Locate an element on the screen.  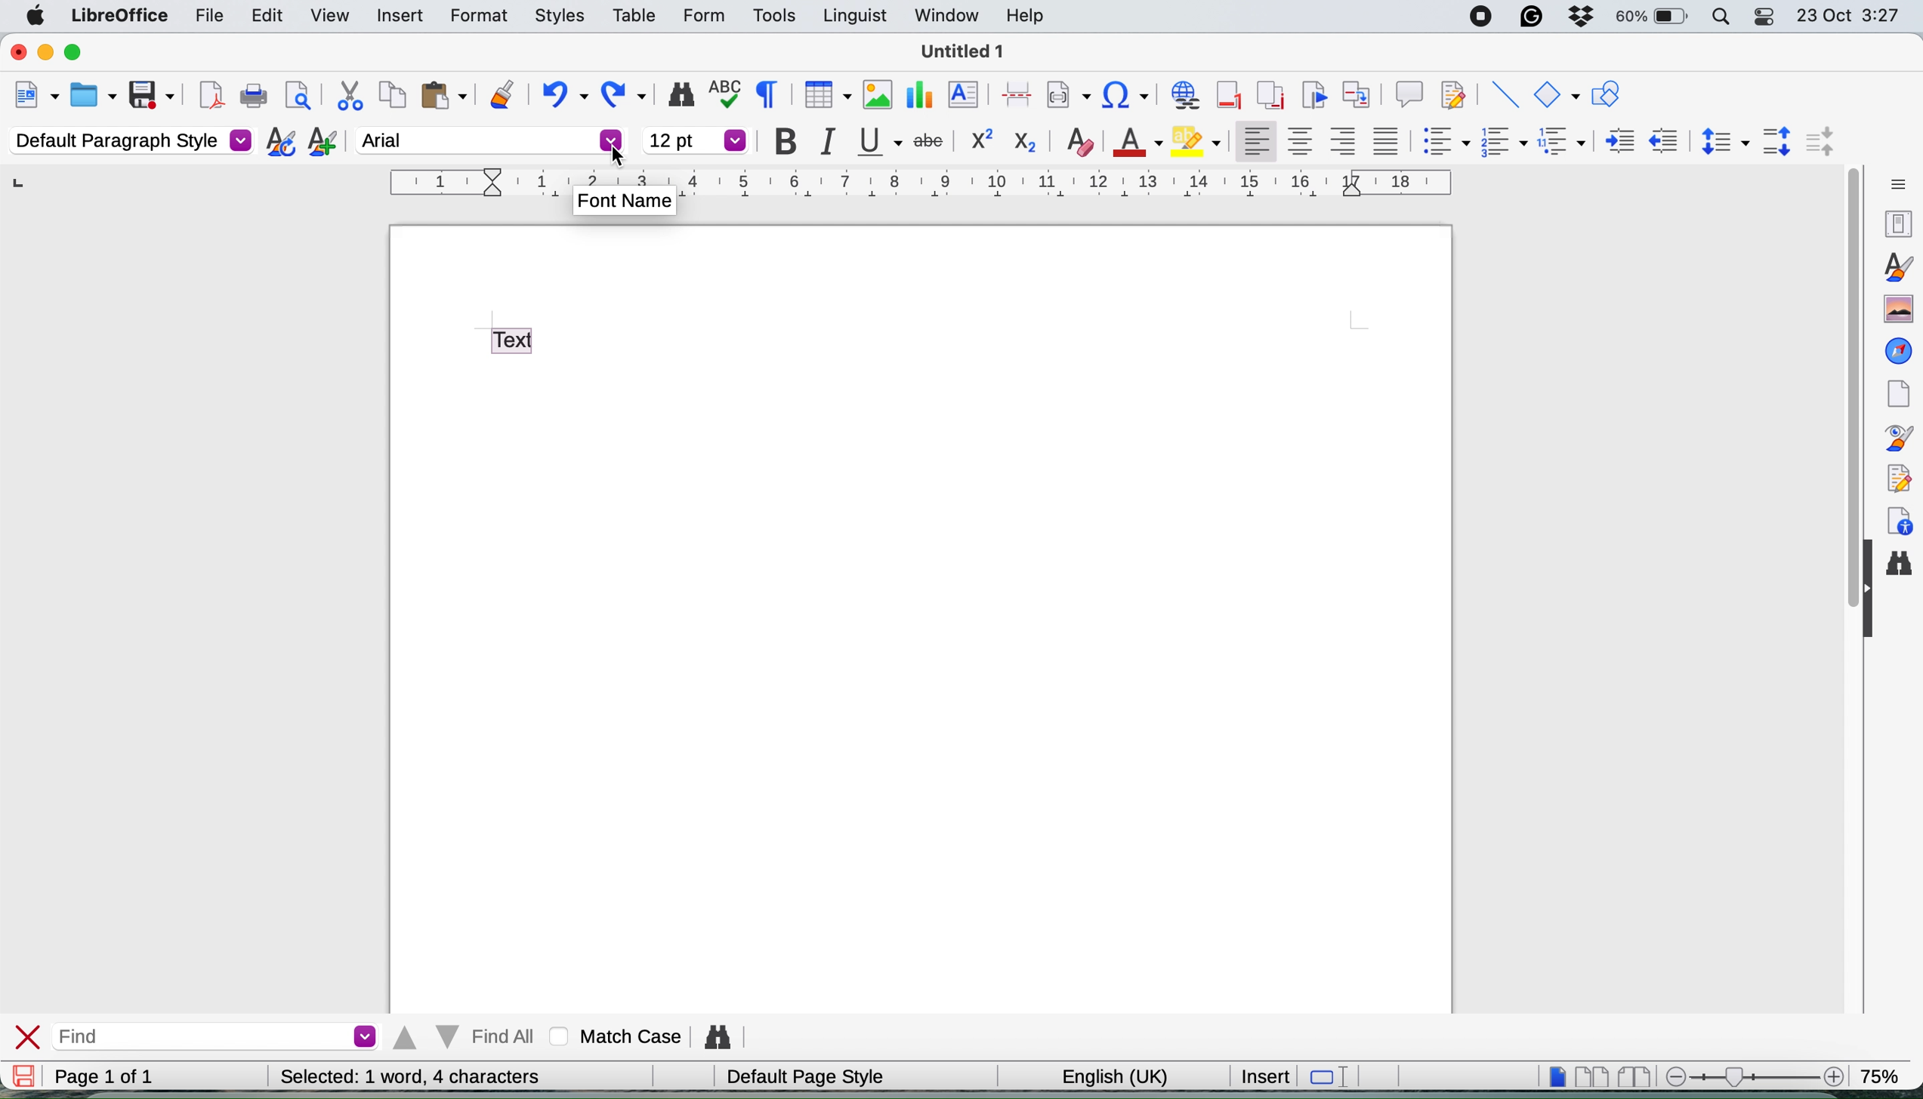
tools is located at coordinates (773, 17).